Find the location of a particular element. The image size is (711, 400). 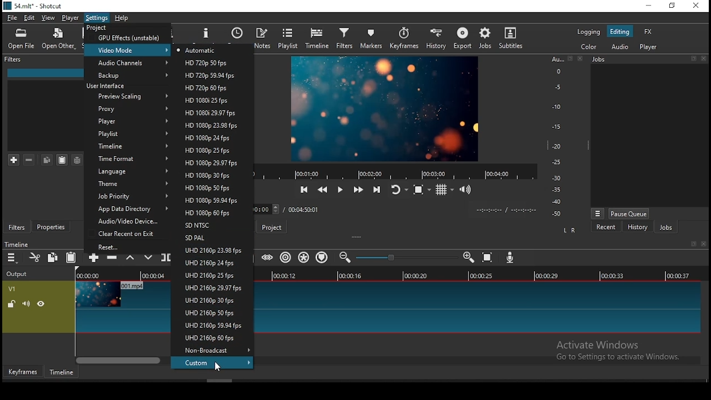

timeline is located at coordinates (16, 244).